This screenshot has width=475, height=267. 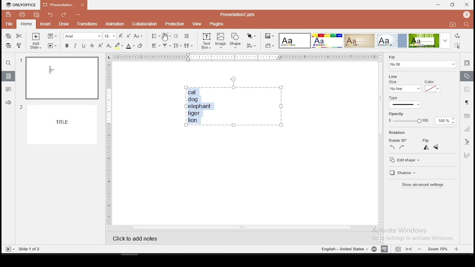 What do you see at coordinates (373, 249) in the screenshot?
I see `language` at bounding box center [373, 249].